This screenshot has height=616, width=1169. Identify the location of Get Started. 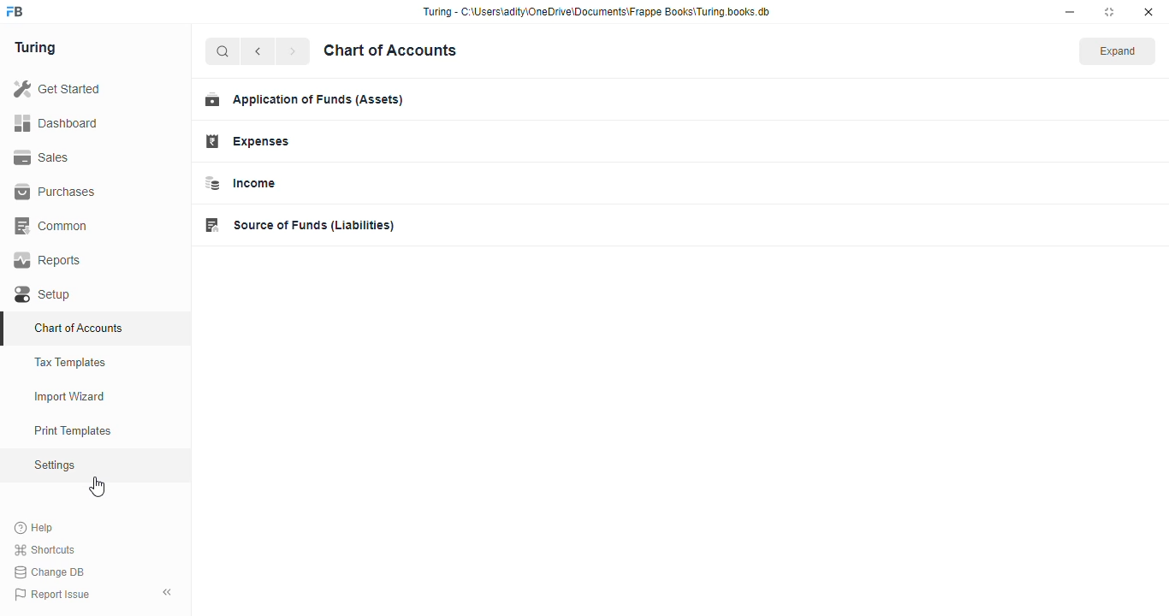
(78, 87).